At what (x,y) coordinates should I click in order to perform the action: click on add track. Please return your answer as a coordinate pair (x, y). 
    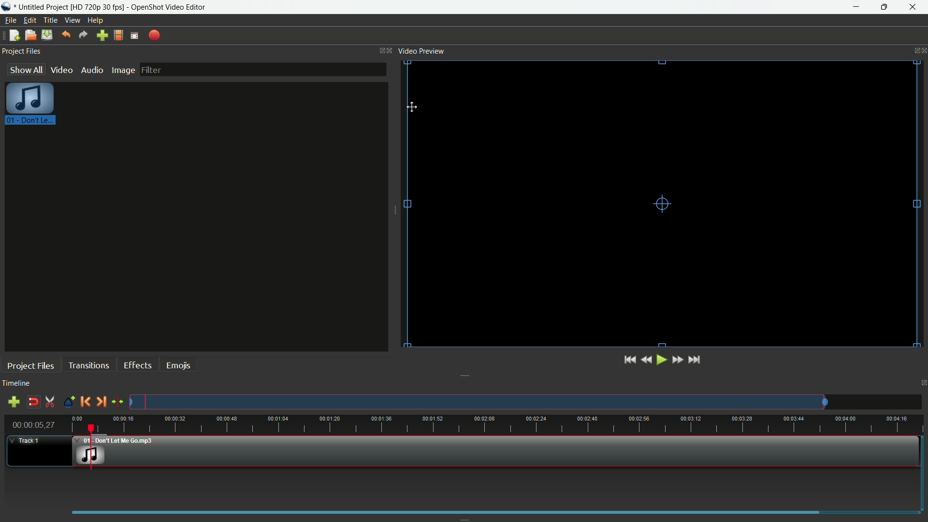
    Looking at the image, I should click on (14, 402).